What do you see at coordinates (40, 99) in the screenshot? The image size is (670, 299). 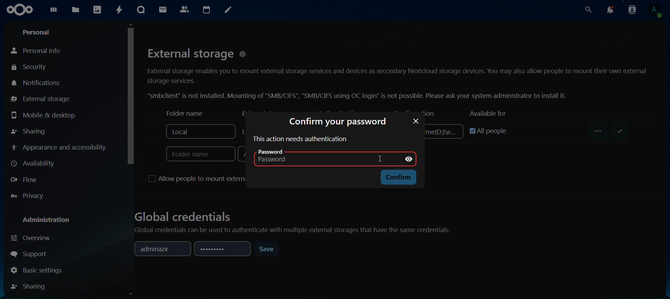 I see `external storage` at bounding box center [40, 99].